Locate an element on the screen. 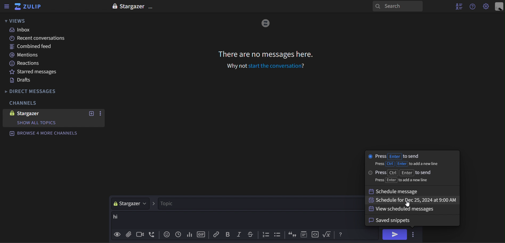 The height and width of the screenshot is (243, 505). add poll is located at coordinates (189, 234).